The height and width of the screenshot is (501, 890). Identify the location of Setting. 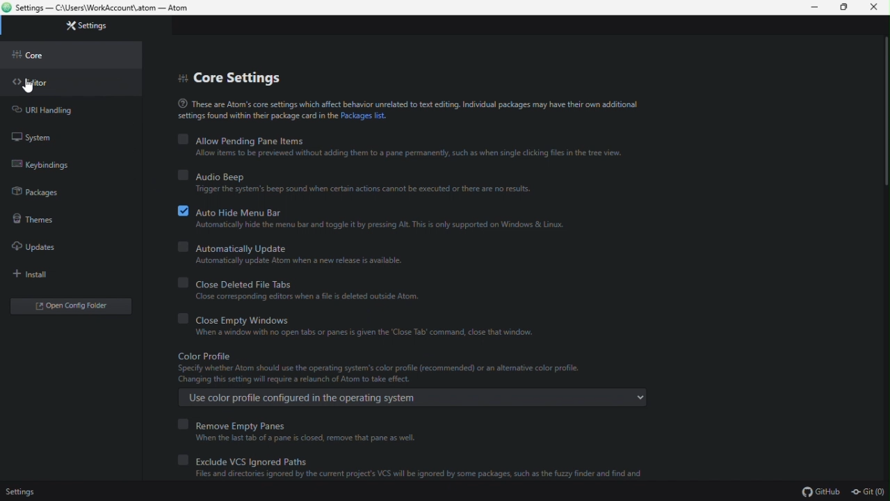
(23, 490).